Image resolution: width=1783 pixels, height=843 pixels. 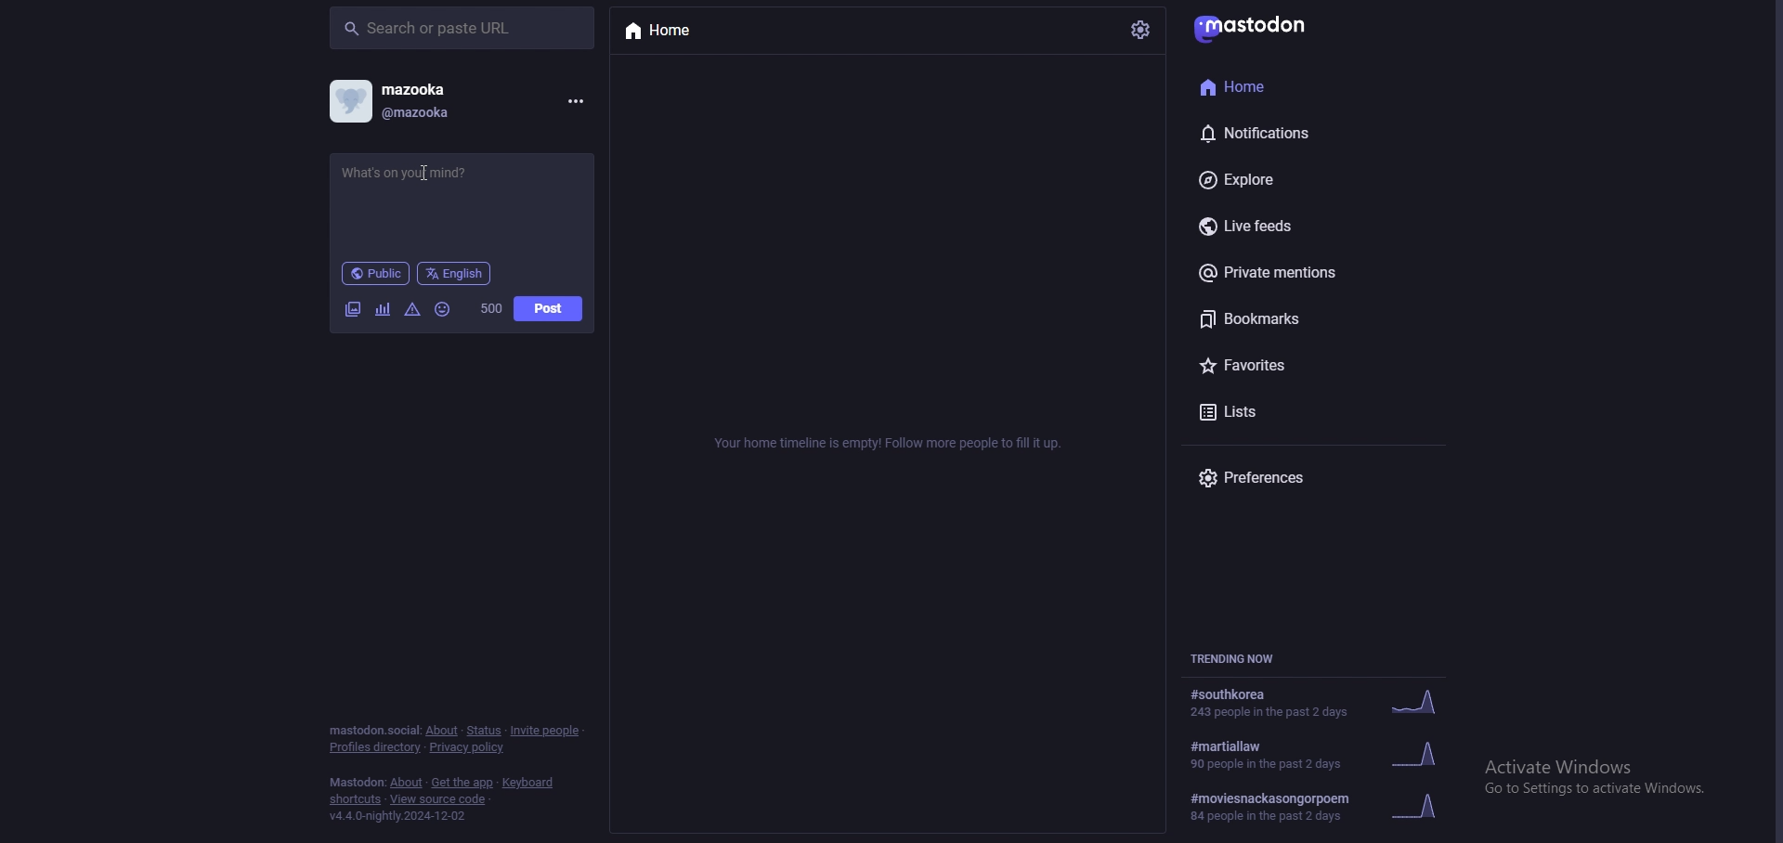 What do you see at coordinates (443, 309) in the screenshot?
I see `emoji` at bounding box center [443, 309].